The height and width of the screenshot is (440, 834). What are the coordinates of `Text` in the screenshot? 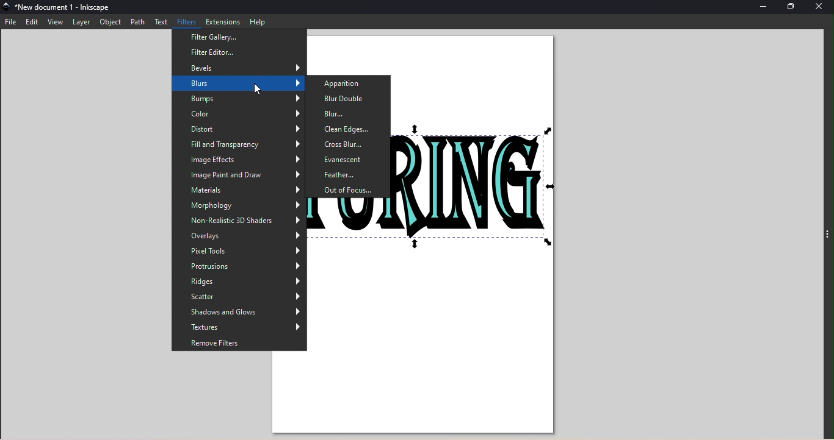 It's located at (162, 22).